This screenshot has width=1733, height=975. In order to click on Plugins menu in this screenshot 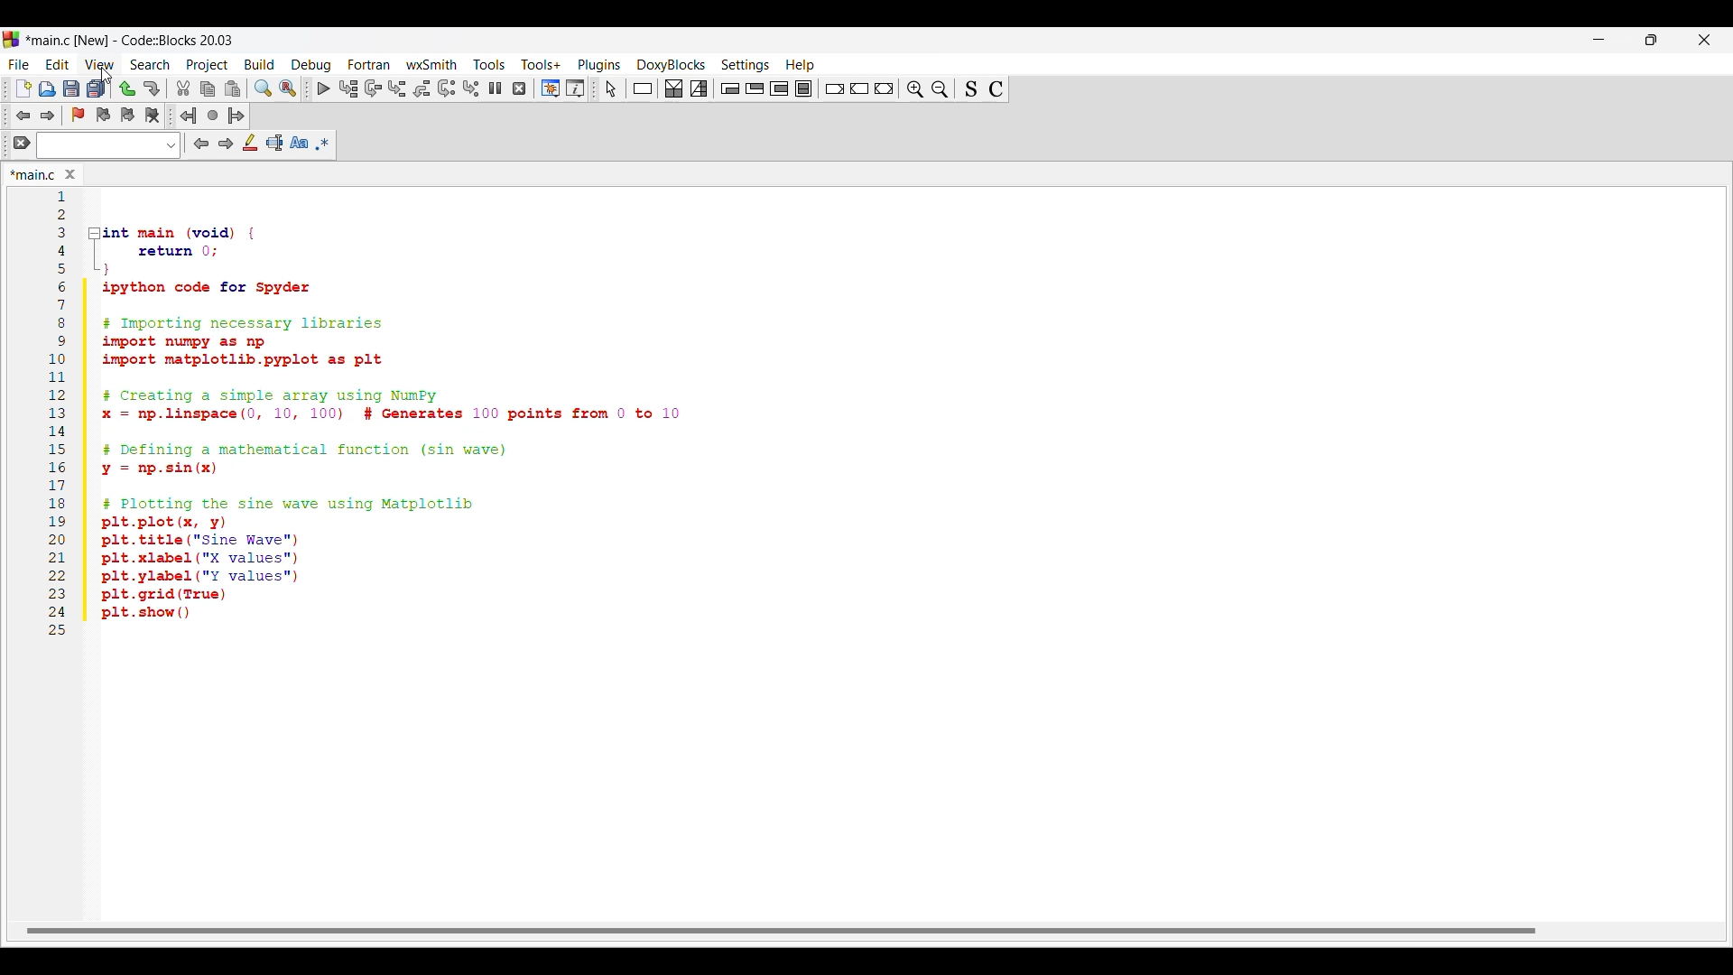, I will do `click(599, 65)`.